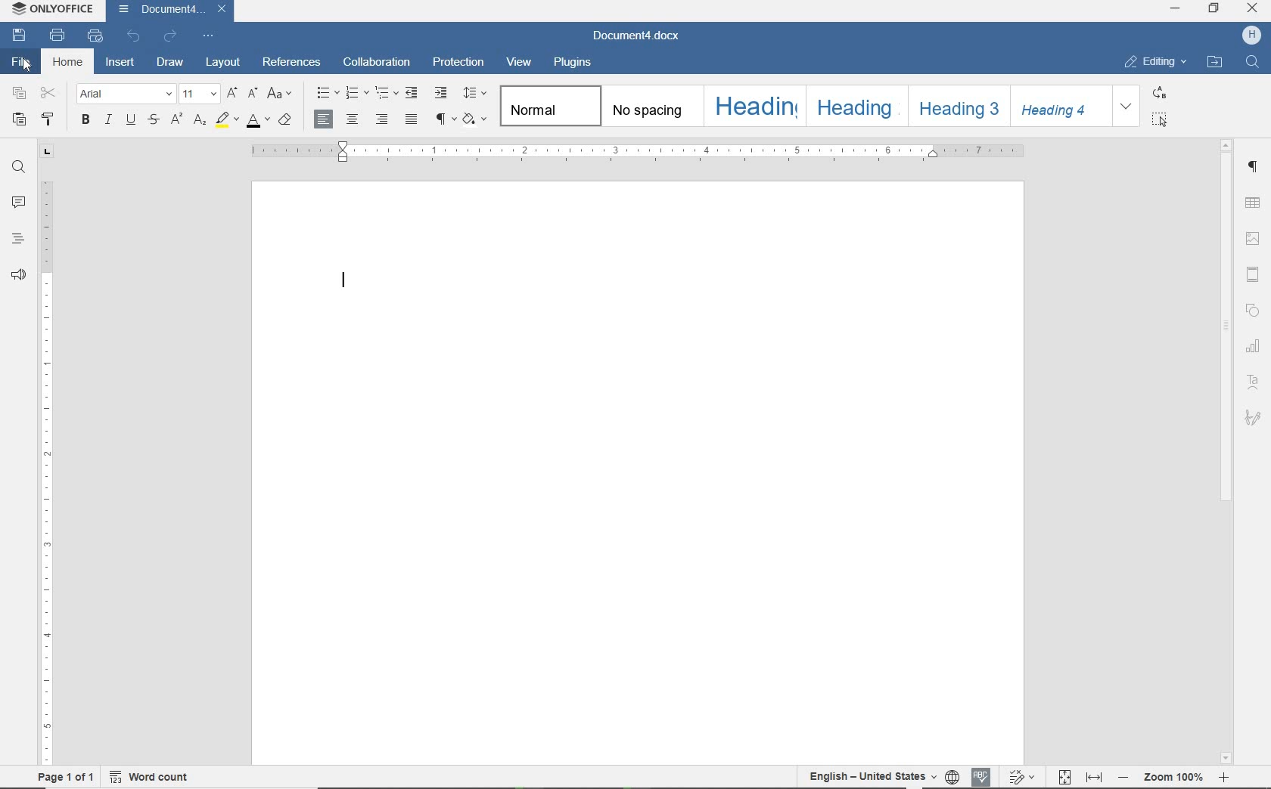 This screenshot has width=1271, height=789. Describe the element at coordinates (130, 120) in the screenshot. I see `underline` at that location.